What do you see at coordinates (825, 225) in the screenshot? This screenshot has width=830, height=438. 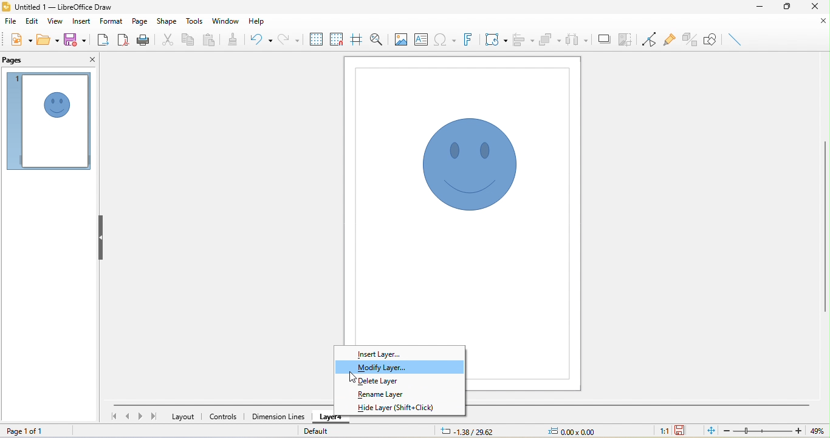 I see ` vertical scroll bar` at bounding box center [825, 225].